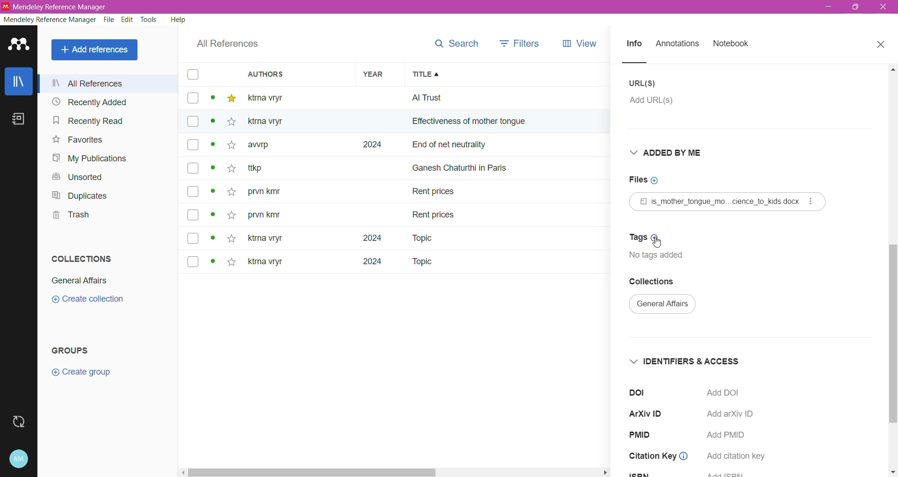  Describe the element at coordinates (64, 7) in the screenshot. I see `Application Name` at that location.